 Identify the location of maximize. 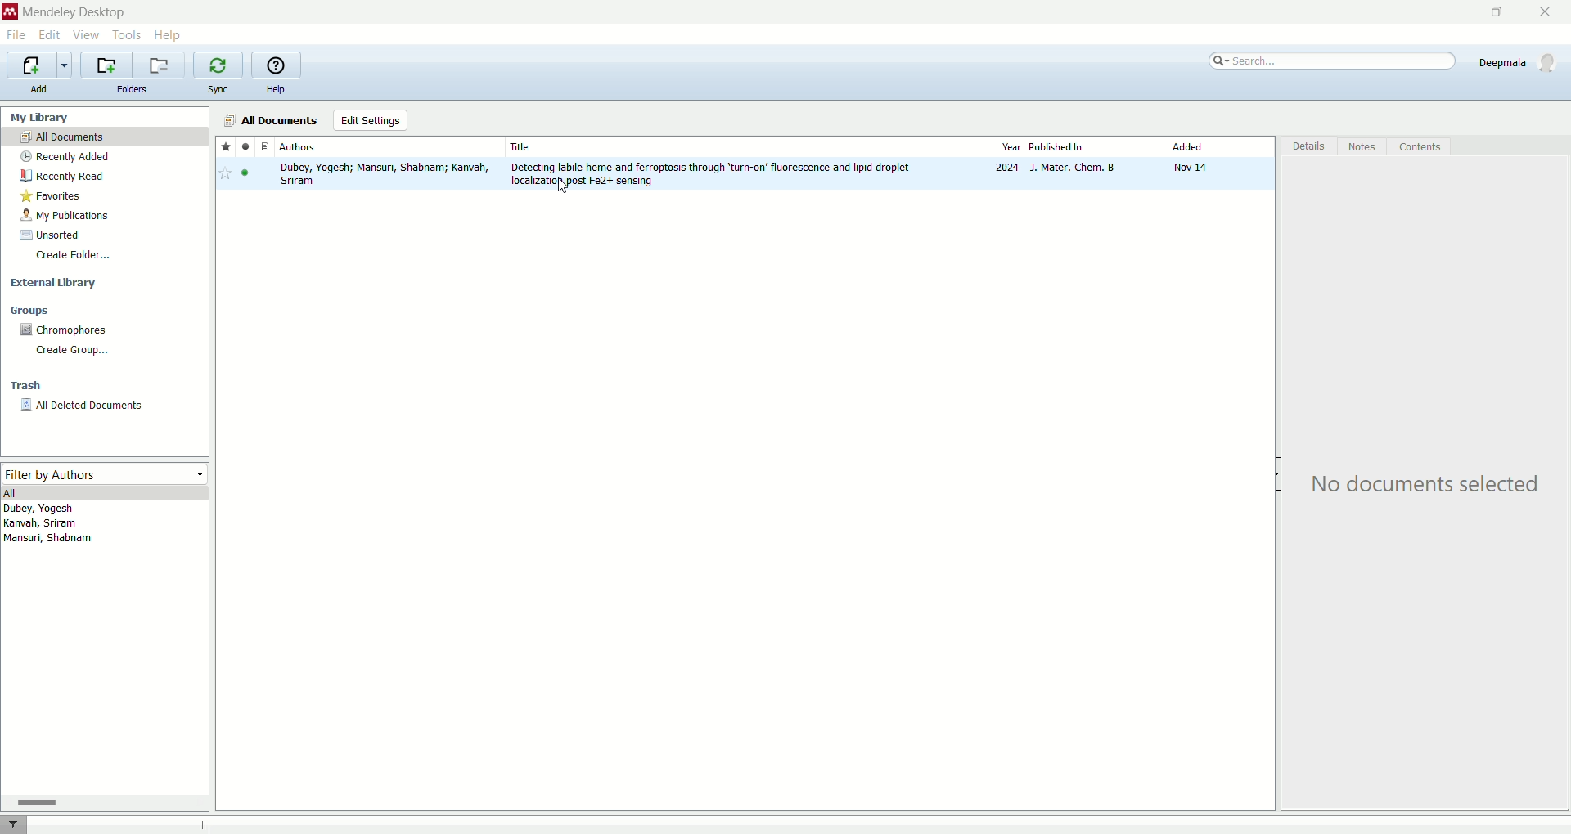
(1498, 11).